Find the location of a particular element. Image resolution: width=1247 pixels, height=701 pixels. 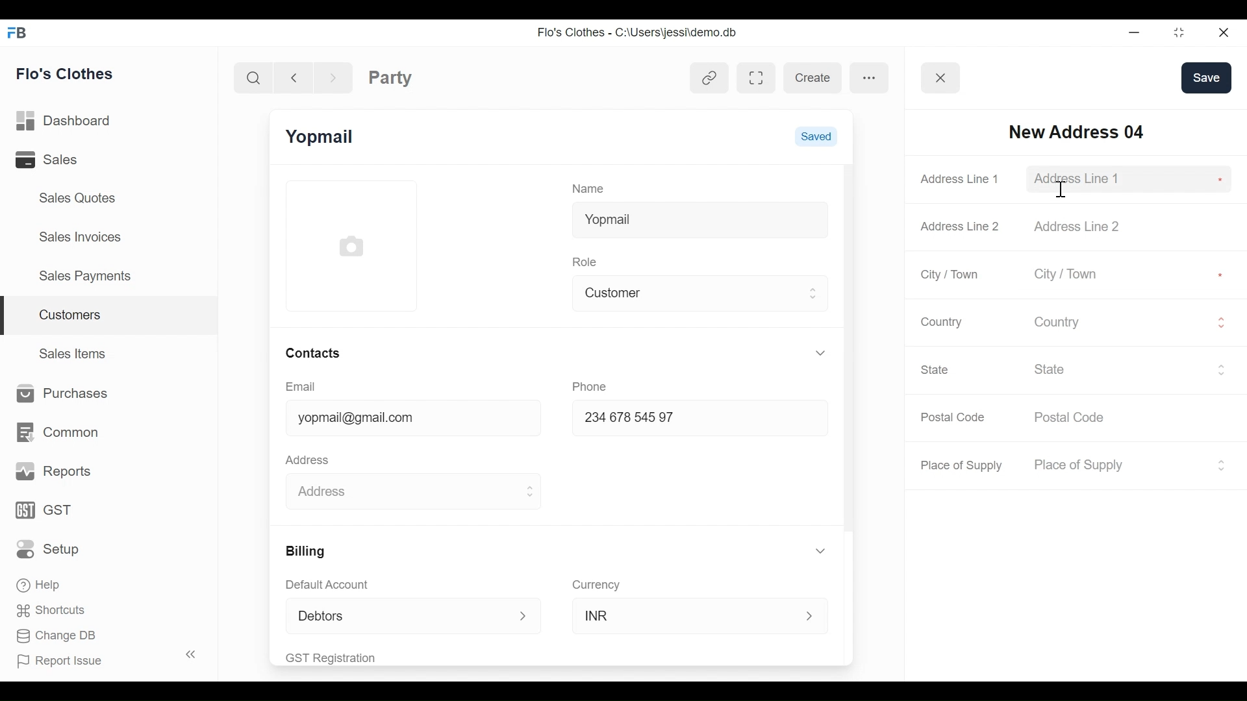

Email is located at coordinates (301, 387).